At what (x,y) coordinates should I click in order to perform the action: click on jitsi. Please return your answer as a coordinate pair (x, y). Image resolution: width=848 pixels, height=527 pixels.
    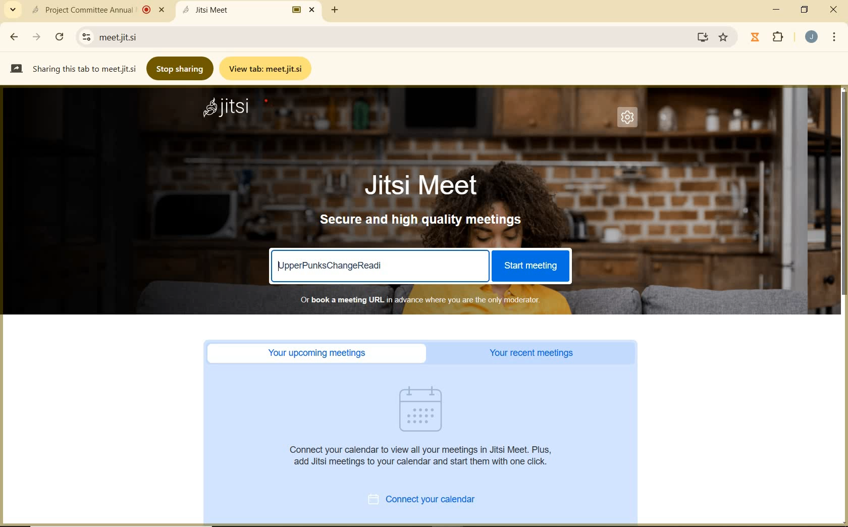
    Looking at the image, I should click on (227, 109).